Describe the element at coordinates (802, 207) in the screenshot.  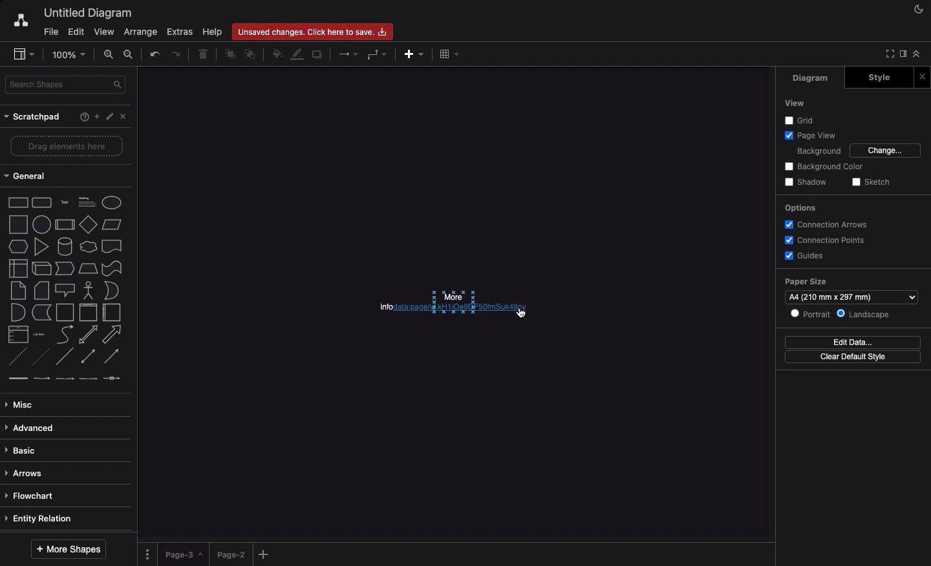
I see `Options` at that location.